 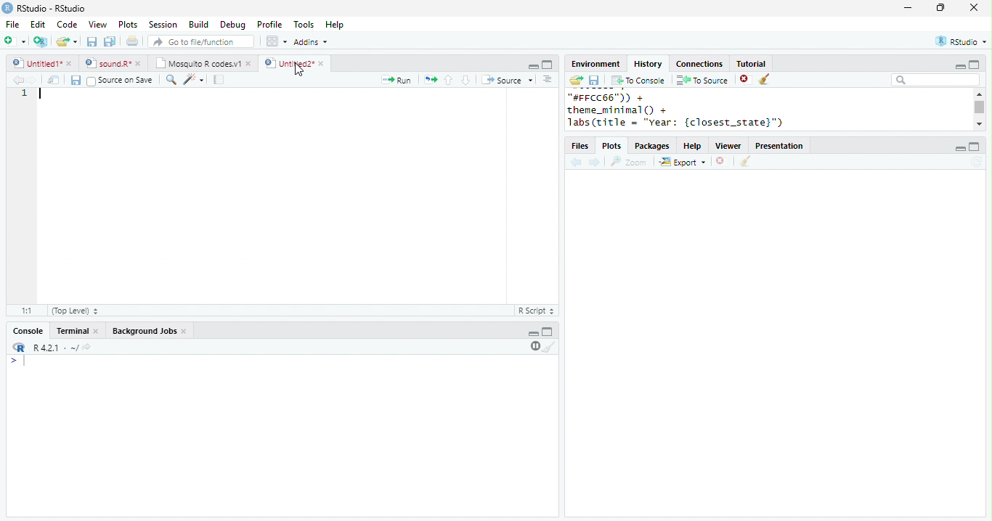 I want to click on compile report, so click(x=219, y=79).